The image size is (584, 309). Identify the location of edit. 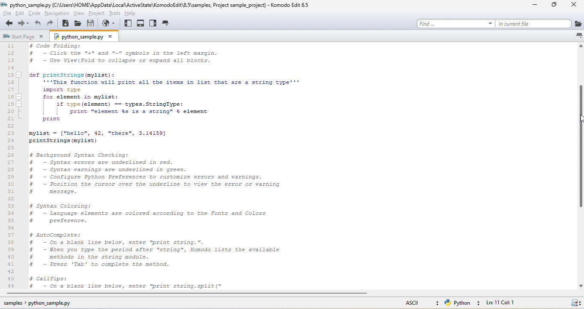
(21, 13).